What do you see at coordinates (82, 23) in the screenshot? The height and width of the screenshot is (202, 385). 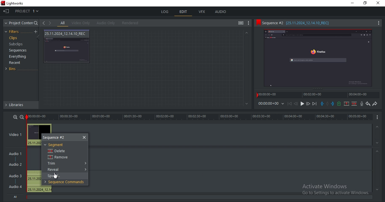 I see `video only` at bounding box center [82, 23].